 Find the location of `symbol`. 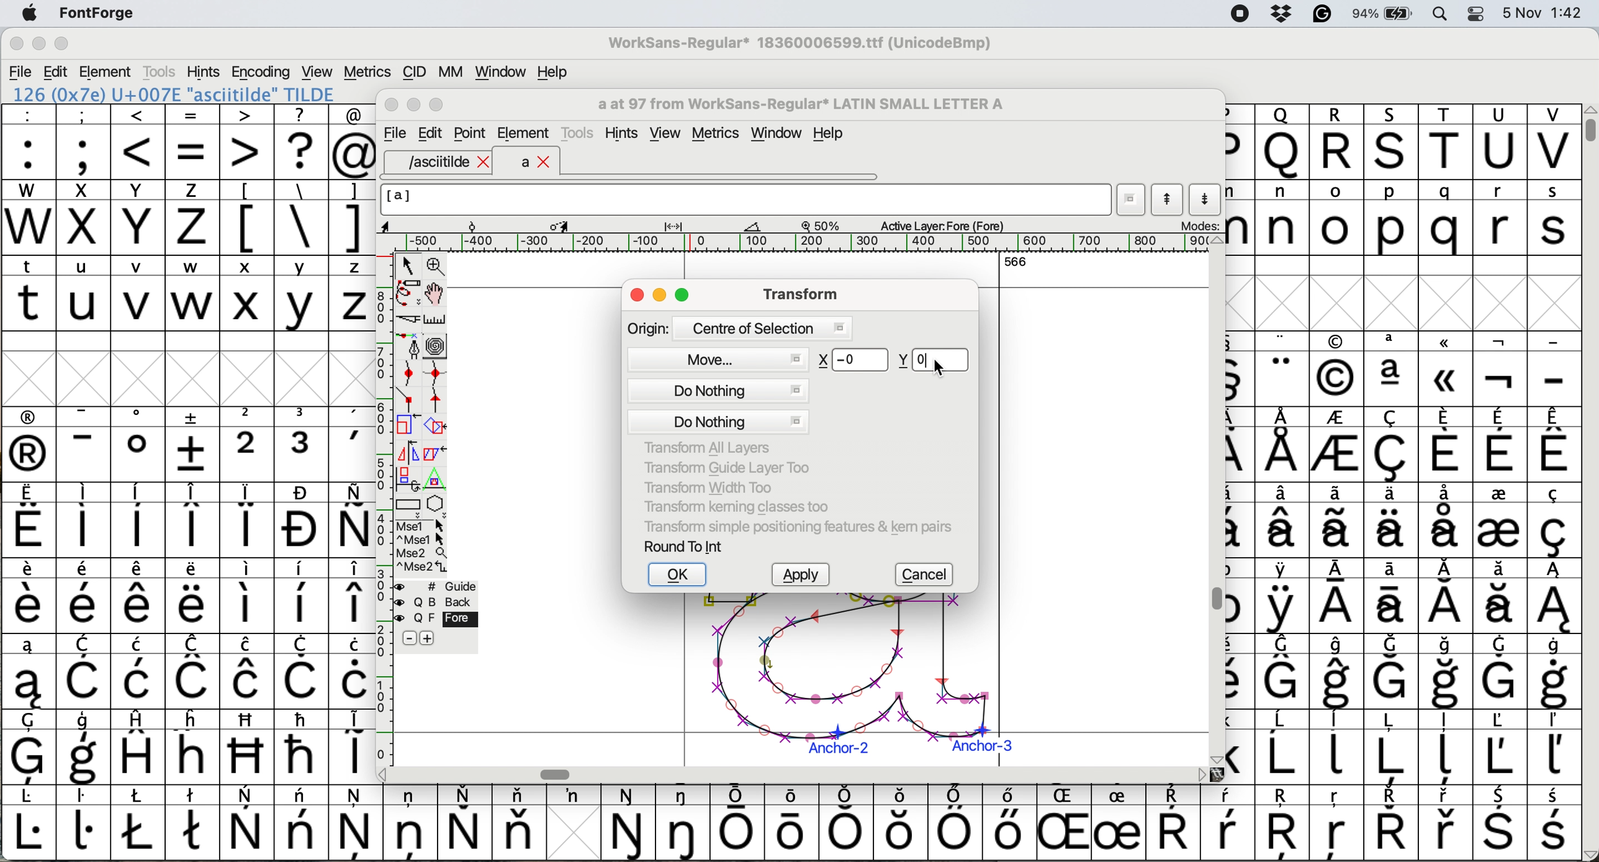

symbol is located at coordinates (138, 444).